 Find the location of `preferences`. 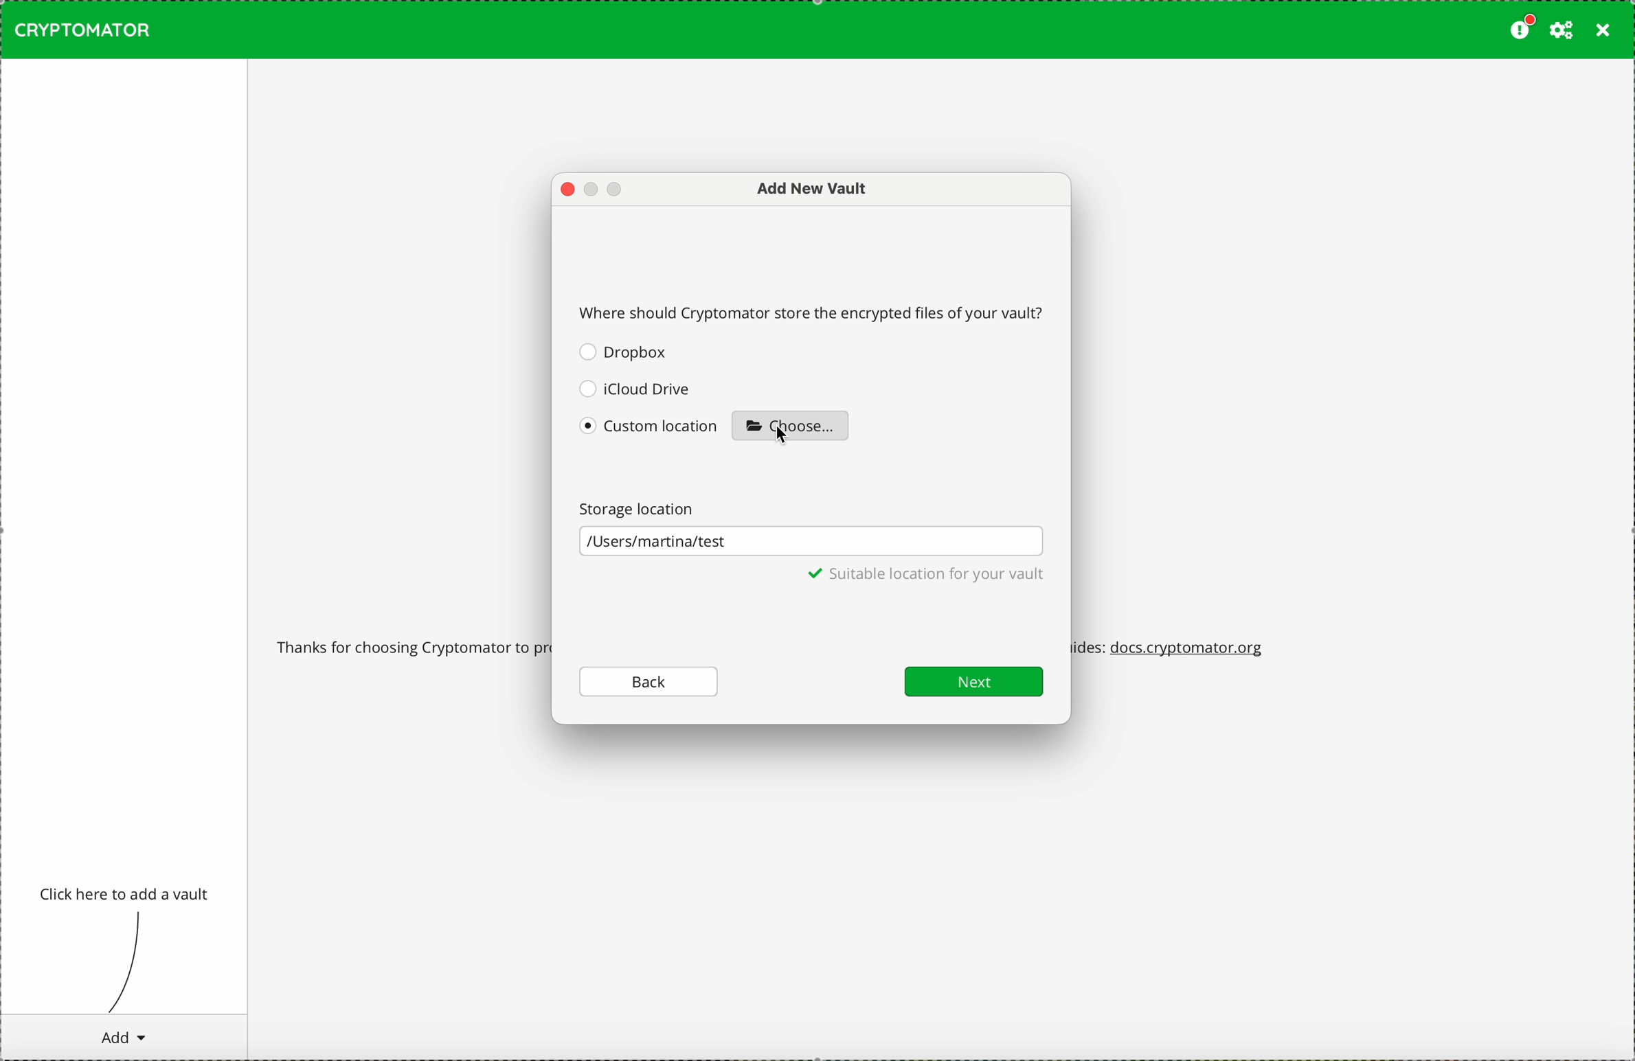

preferences is located at coordinates (1561, 30).